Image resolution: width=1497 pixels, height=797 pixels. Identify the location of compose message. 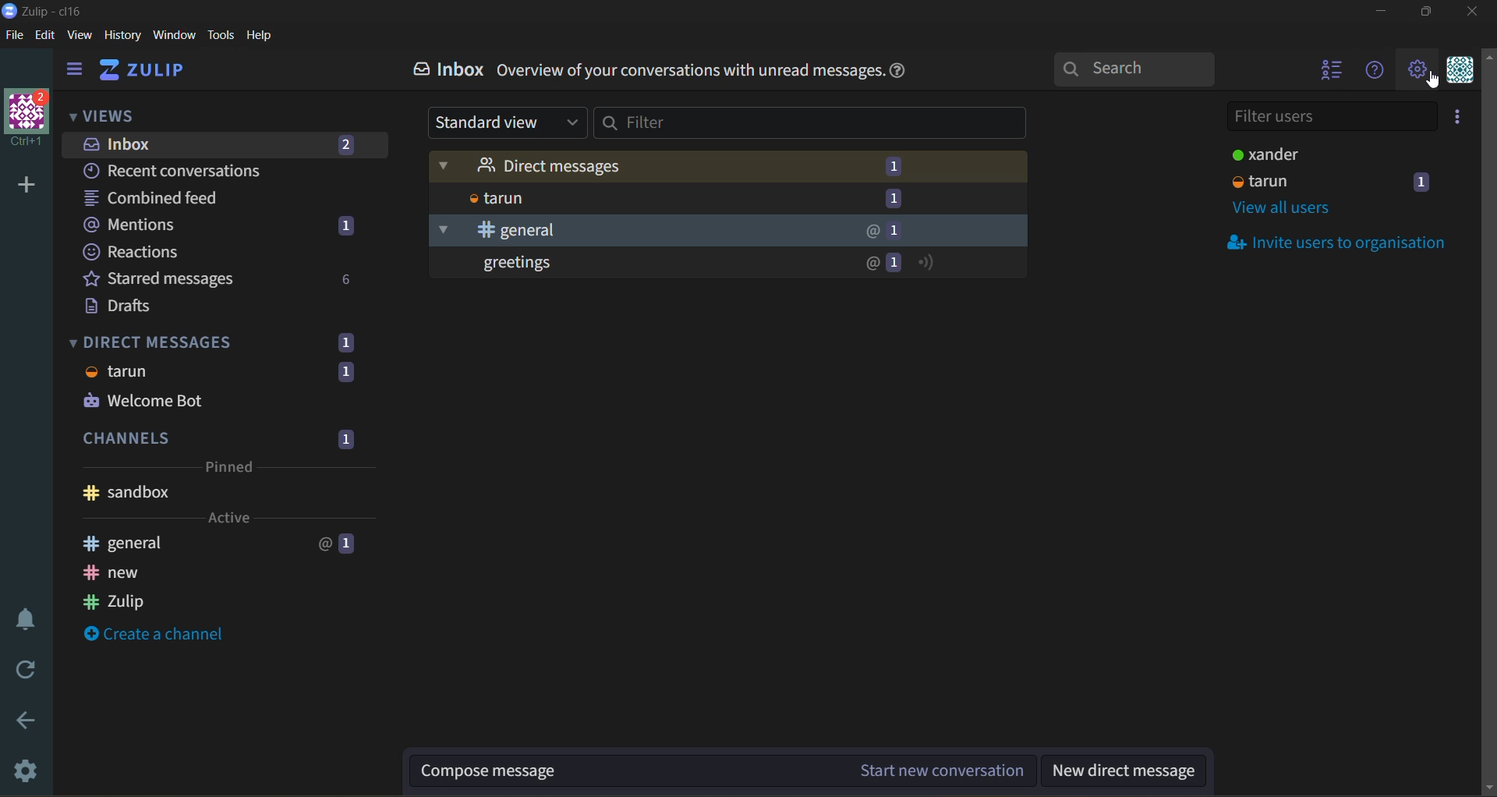
(713, 777).